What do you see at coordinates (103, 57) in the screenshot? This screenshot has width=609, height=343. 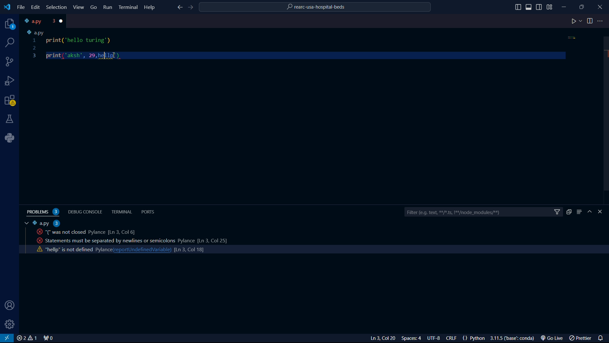 I see `cursor` at bounding box center [103, 57].